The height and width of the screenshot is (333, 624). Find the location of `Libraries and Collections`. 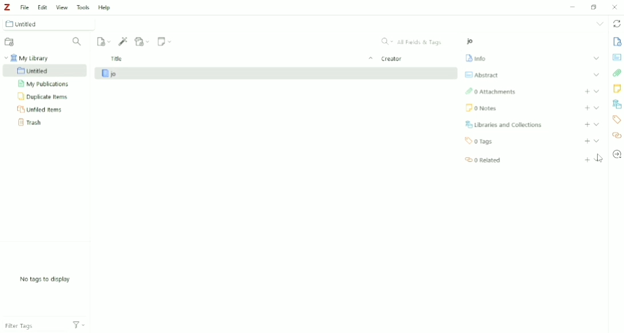

Libraries and Collections is located at coordinates (617, 105).